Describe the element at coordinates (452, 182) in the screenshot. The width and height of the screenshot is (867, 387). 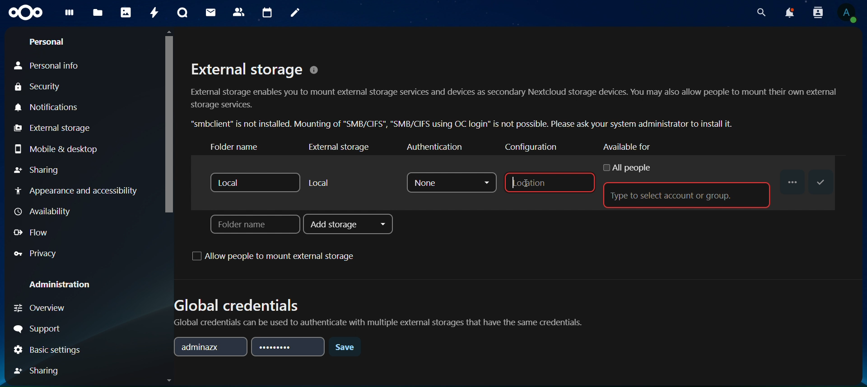
I see `none` at that location.